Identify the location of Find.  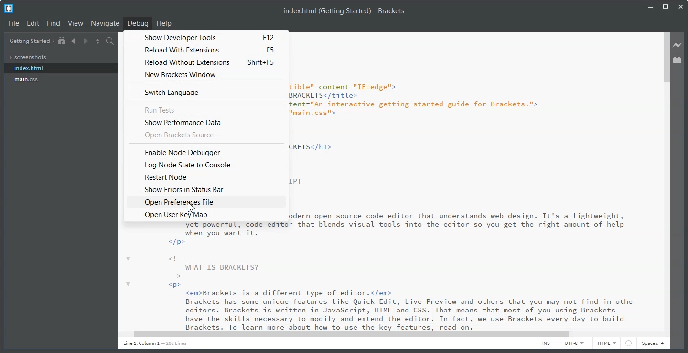
(53, 23).